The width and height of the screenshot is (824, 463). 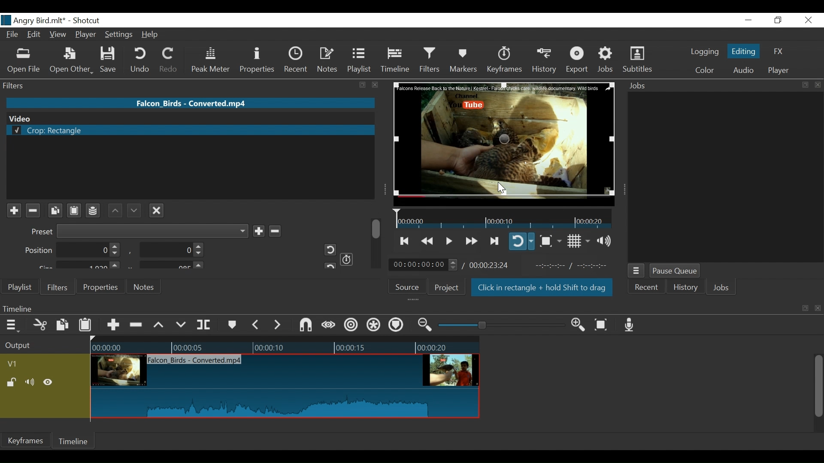 I want to click on Project, so click(x=447, y=287).